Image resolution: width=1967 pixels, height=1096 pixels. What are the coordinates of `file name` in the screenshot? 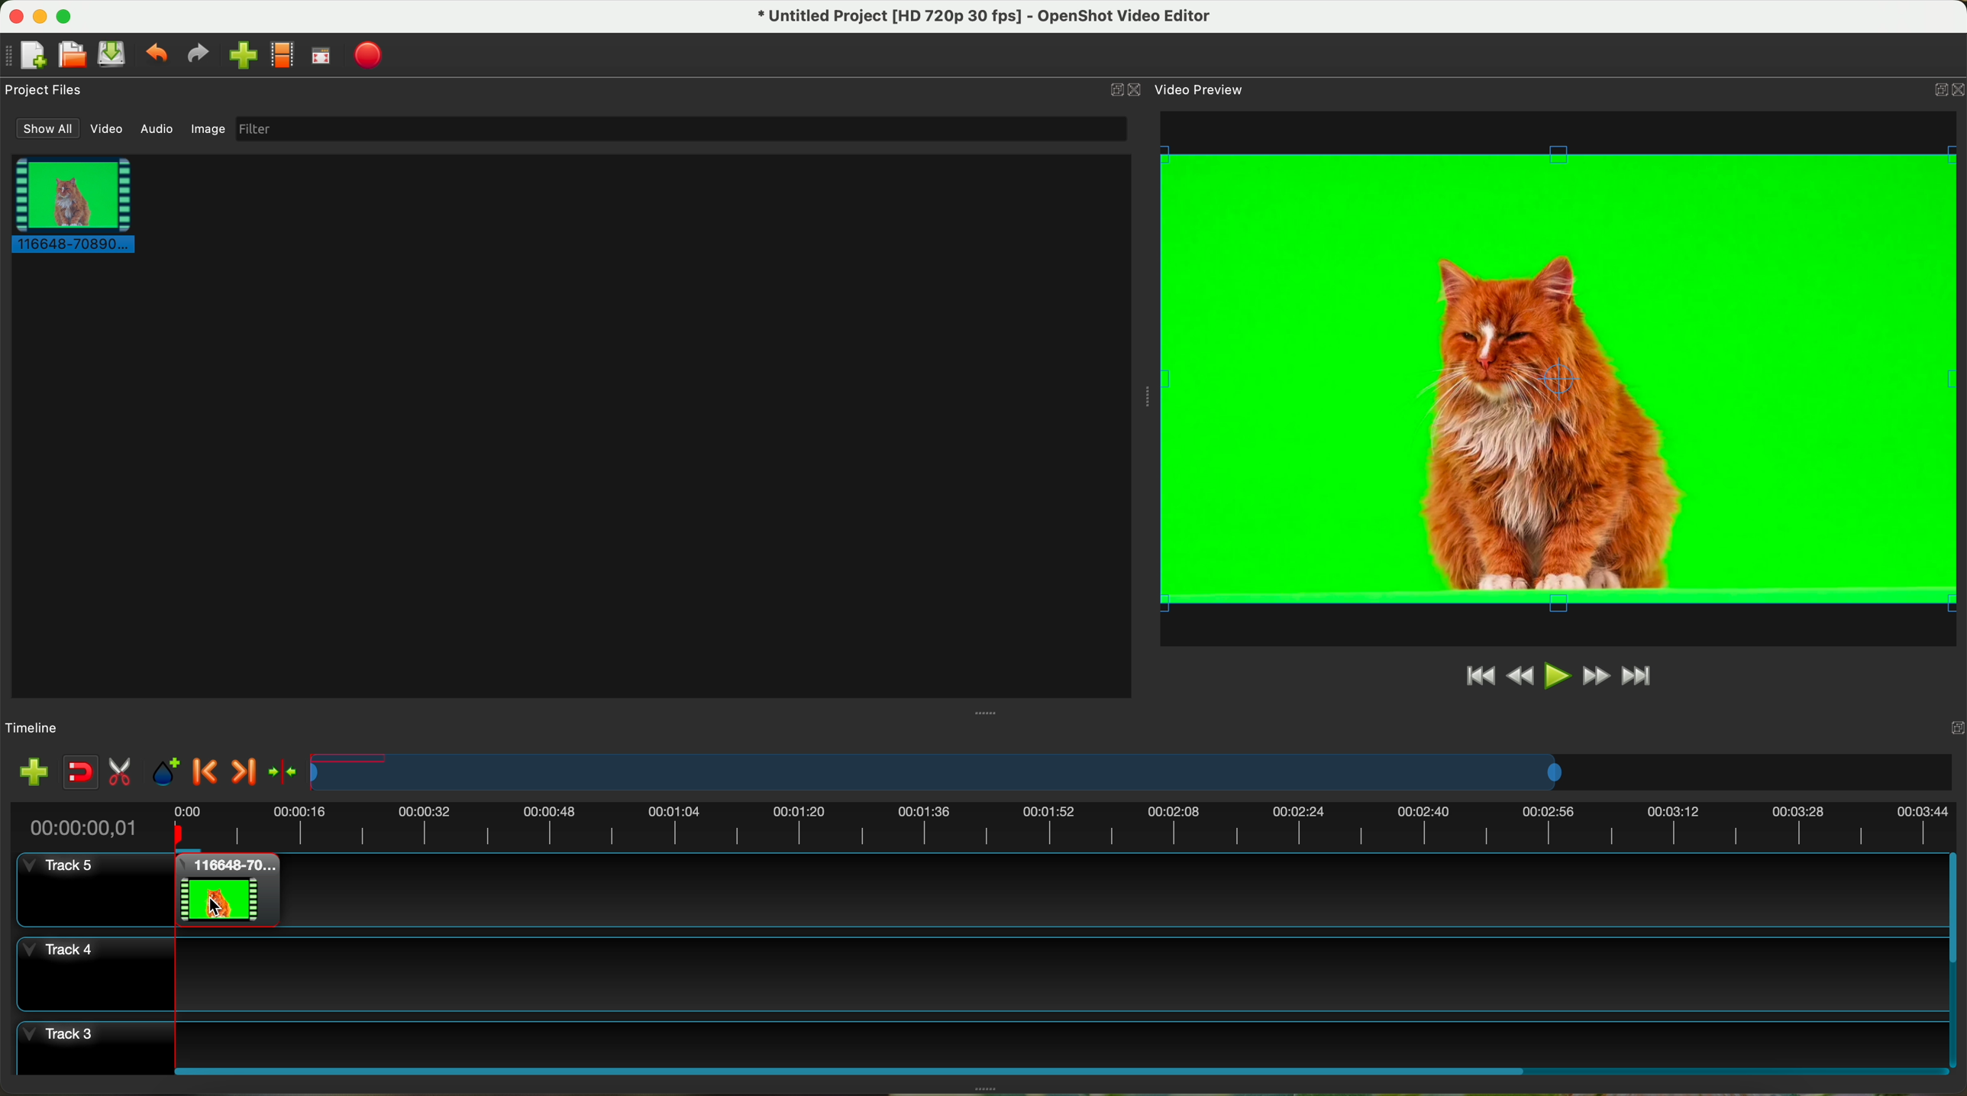 It's located at (986, 17).